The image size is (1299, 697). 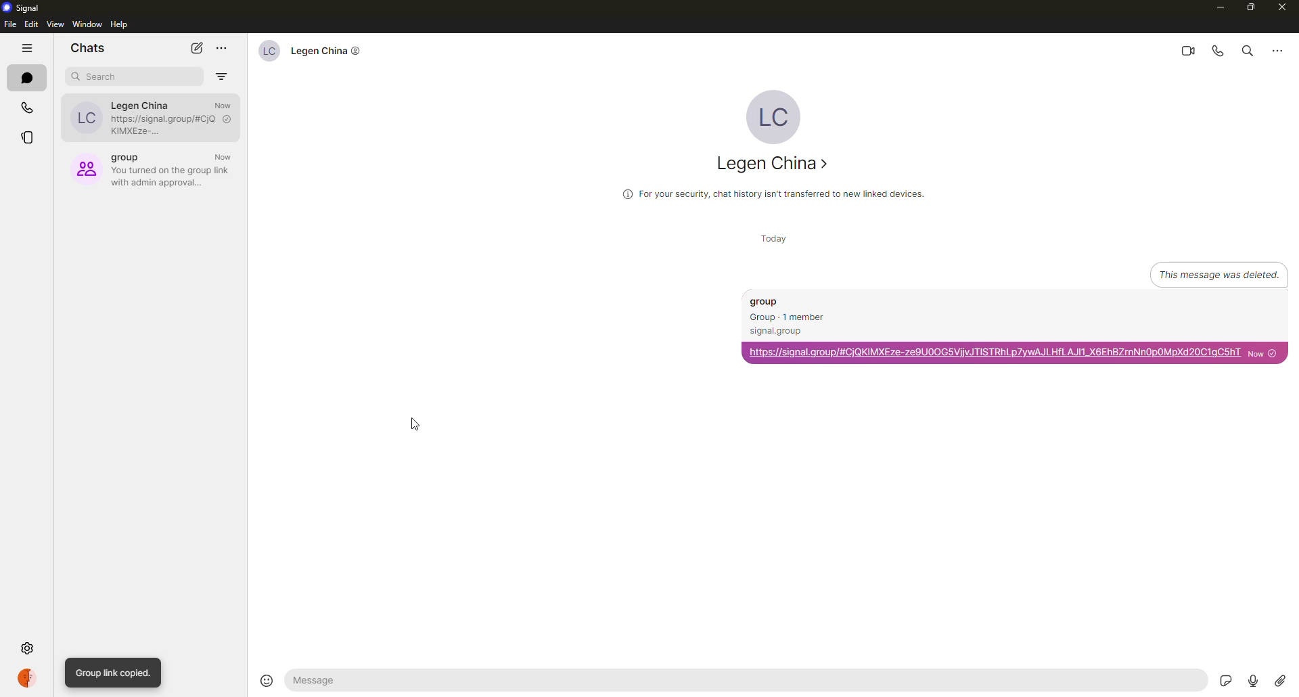 I want to click on profile pic, so click(x=773, y=114).